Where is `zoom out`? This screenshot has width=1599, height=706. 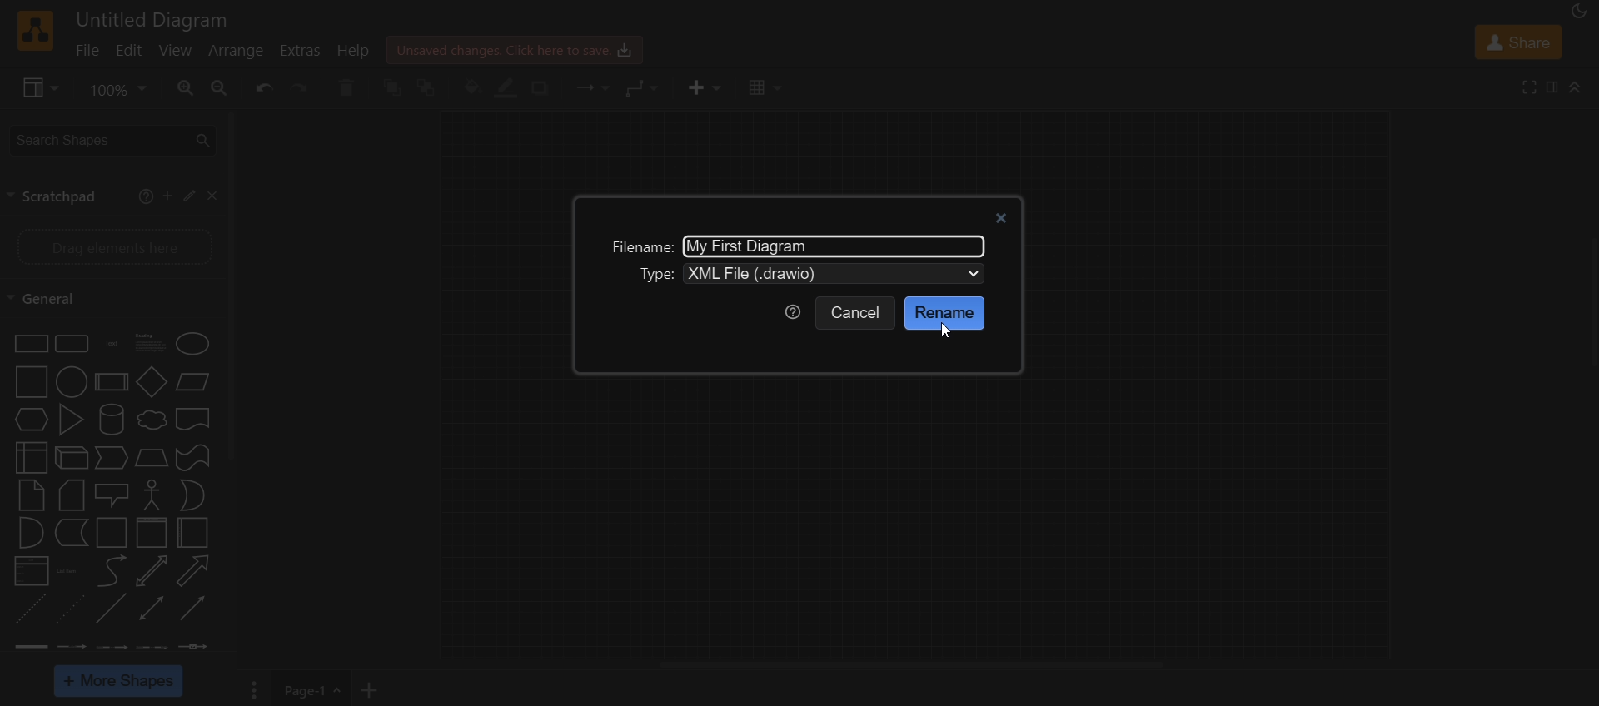 zoom out is located at coordinates (218, 87).